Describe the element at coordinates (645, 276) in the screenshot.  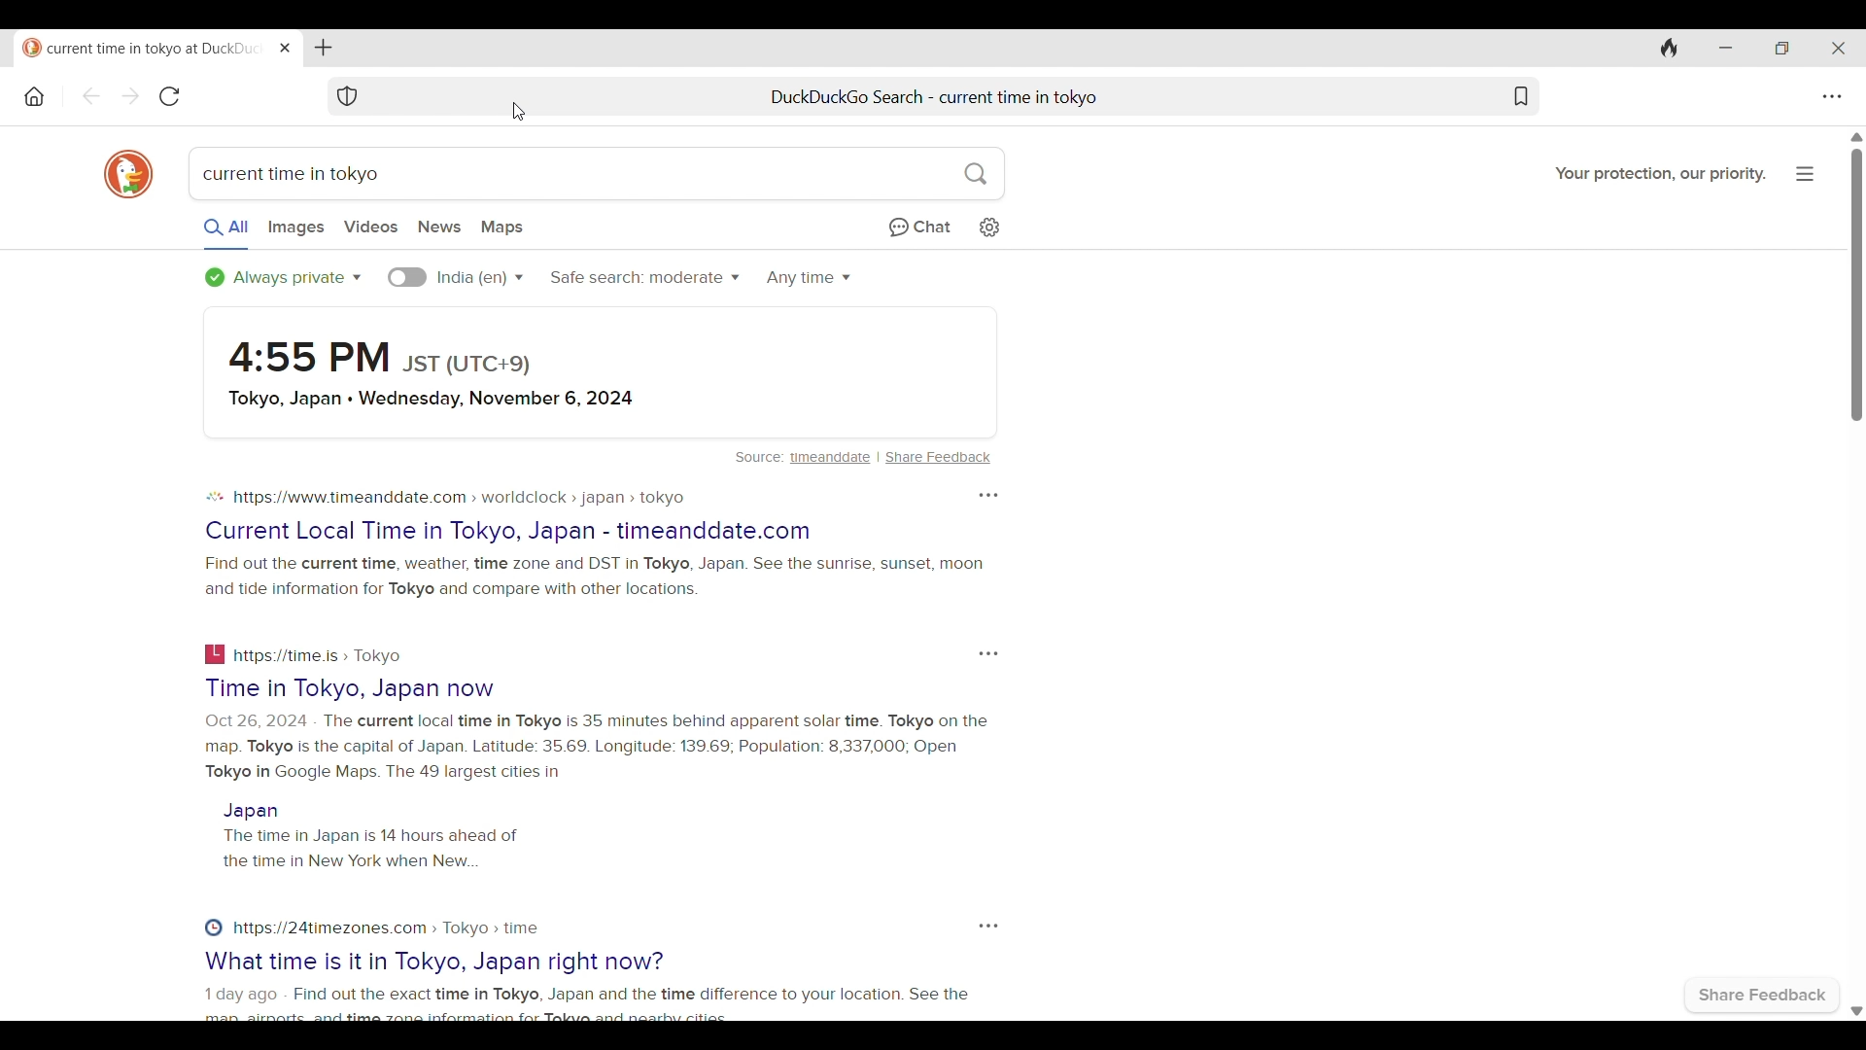
I see `Safe search options` at that location.